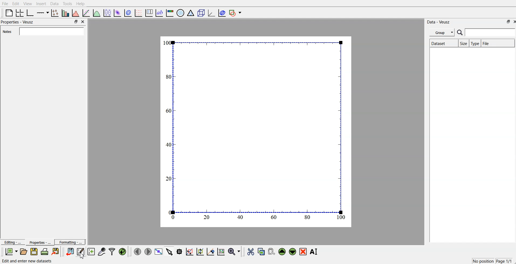 Image resolution: width=516 pixels, height=264 pixels. I want to click on 3D scene, so click(201, 12).